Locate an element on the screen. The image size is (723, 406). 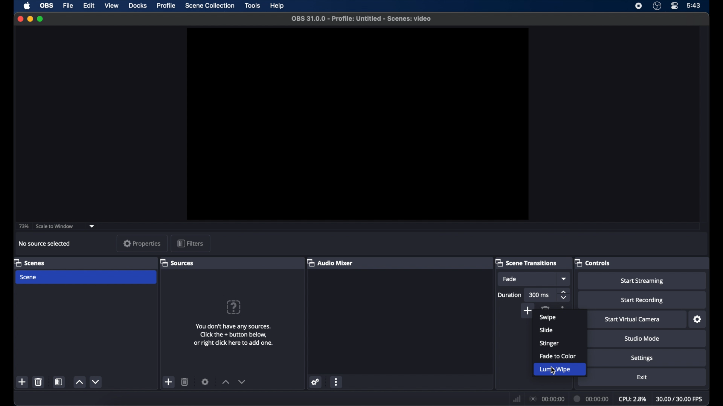
studio mode is located at coordinates (642, 339).